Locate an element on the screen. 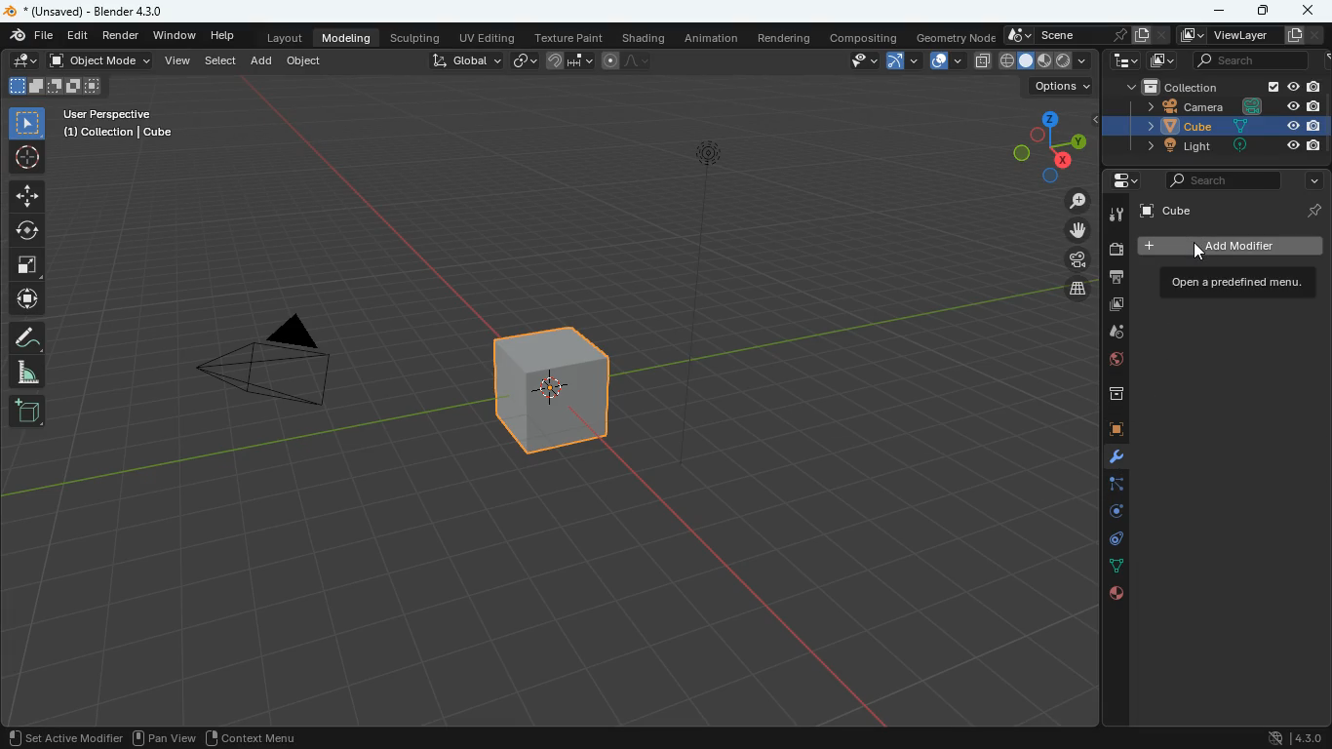   is located at coordinates (1273, 87).